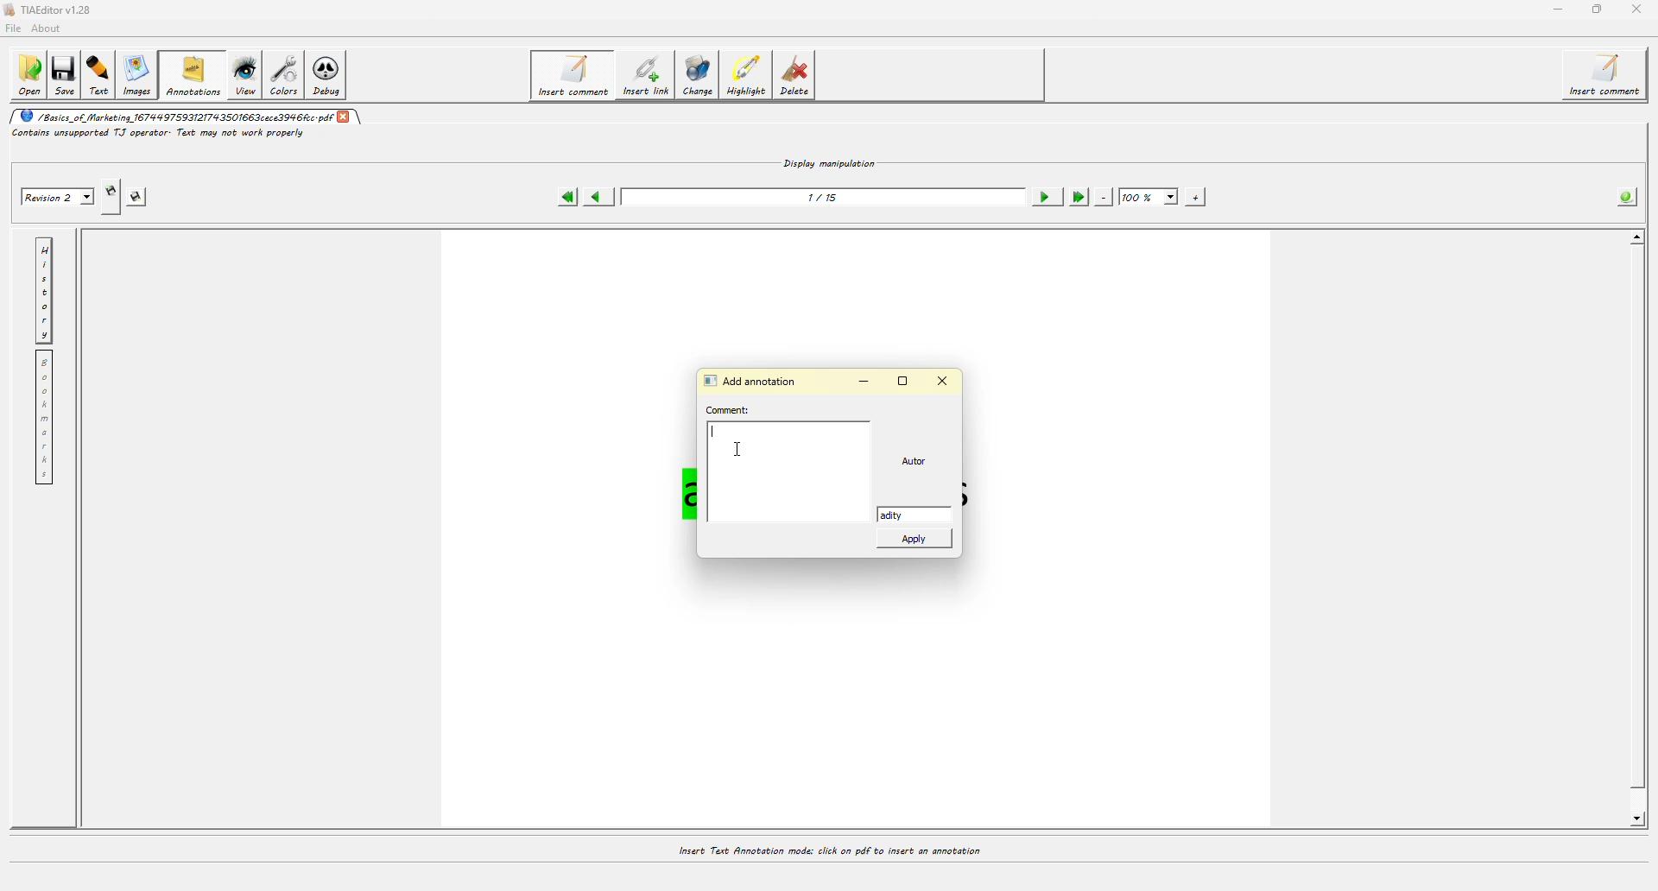 Image resolution: width=1658 pixels, height=891 pixels. I want to click on highlight, so click(750, 76).